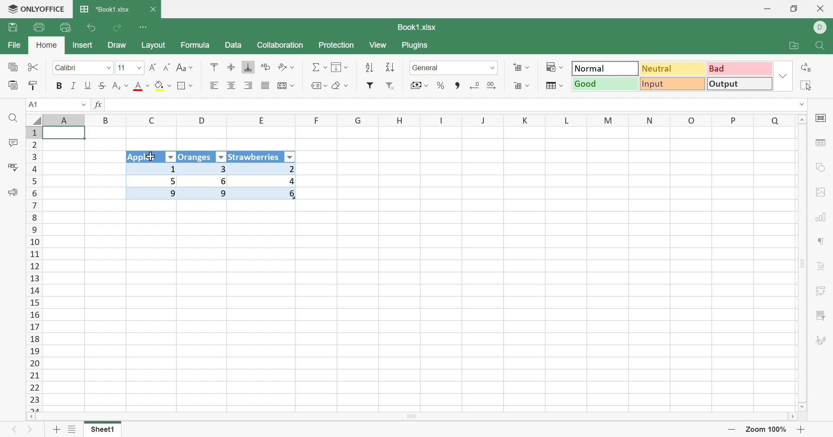 The height and width of the screenshot is (437, 833). I want to click on Orientation, so click(288, 67).